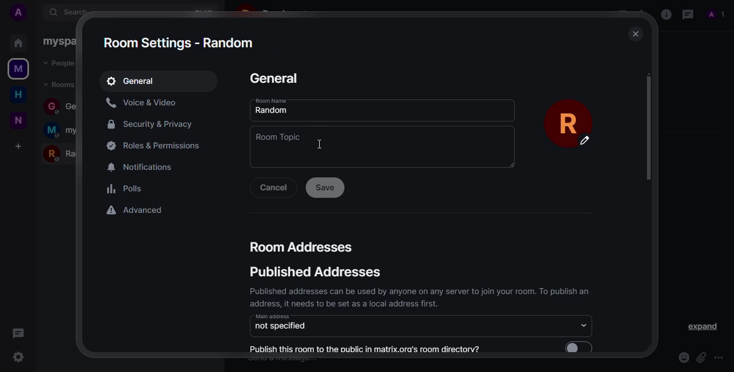 The height and width of the screenshot is (372, 734). Describe the element at coordinates (666, 15) in the screenshot. I see `info` at that location.